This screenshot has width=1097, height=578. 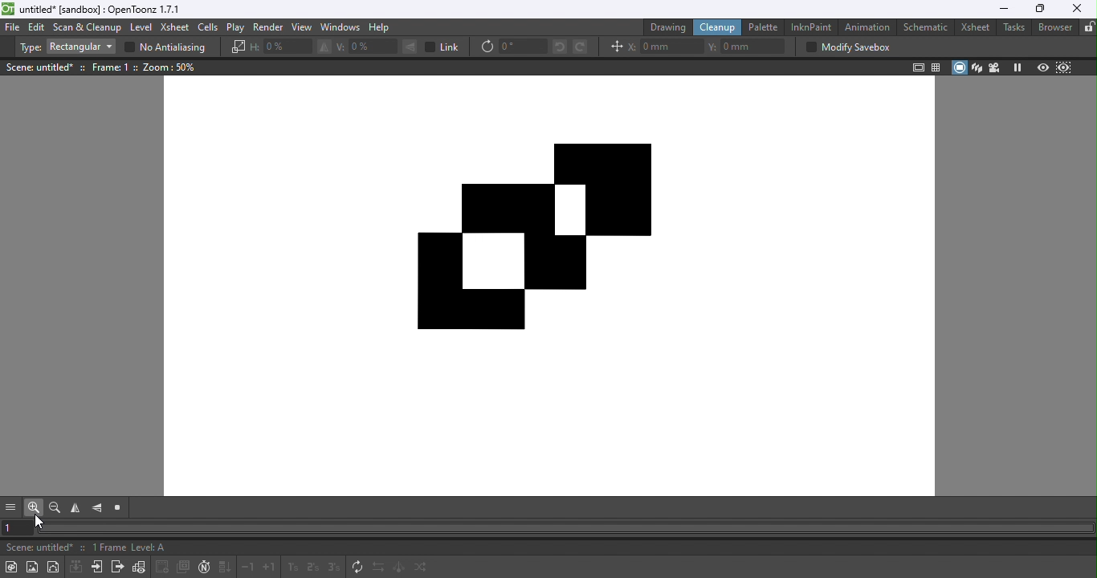 What do you see at coordinates (343, 28) in the screenshot?
I see `Windows` at bounding box center [343, 28].